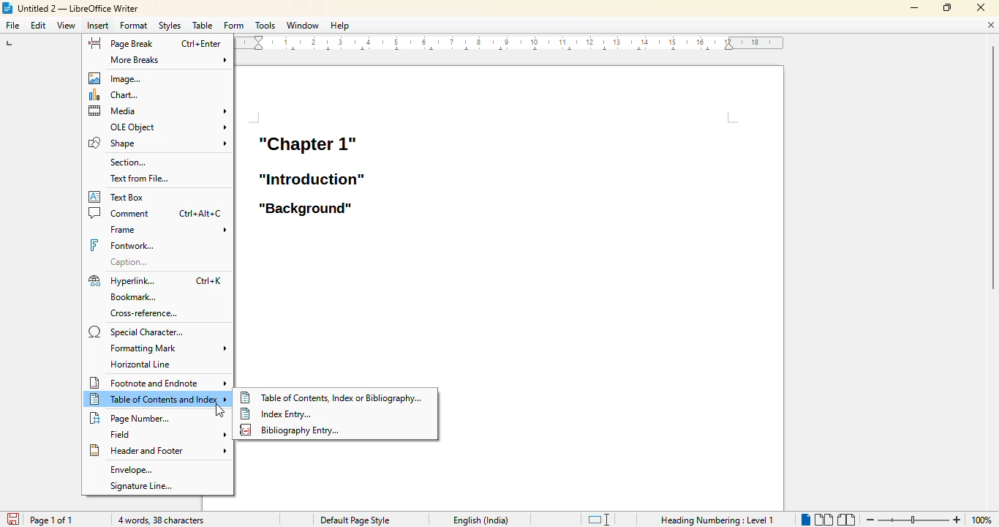 Image resolution: width=999 pixels, height=527 pixels. What do you see at coordinates (121, 245) in the screenshot?
I see `fontwork` at bounding box center [121, 245].